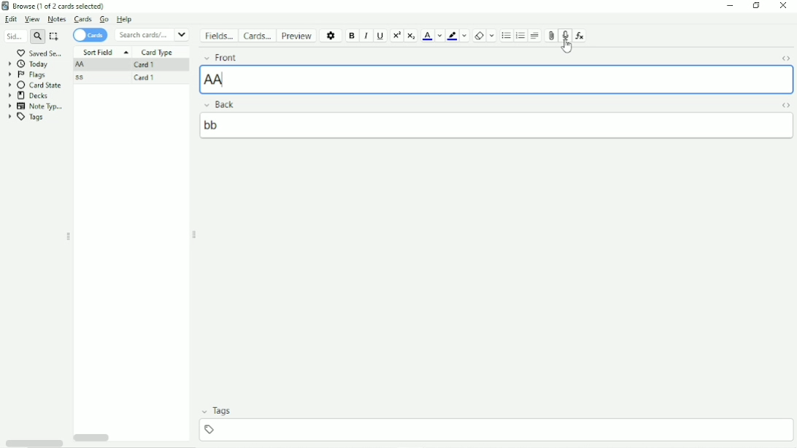 The image size is (797, 448). What do you see at coordinates (29, 96) in the screenshot?
I see `Decks` at bounding box center [29, 96].